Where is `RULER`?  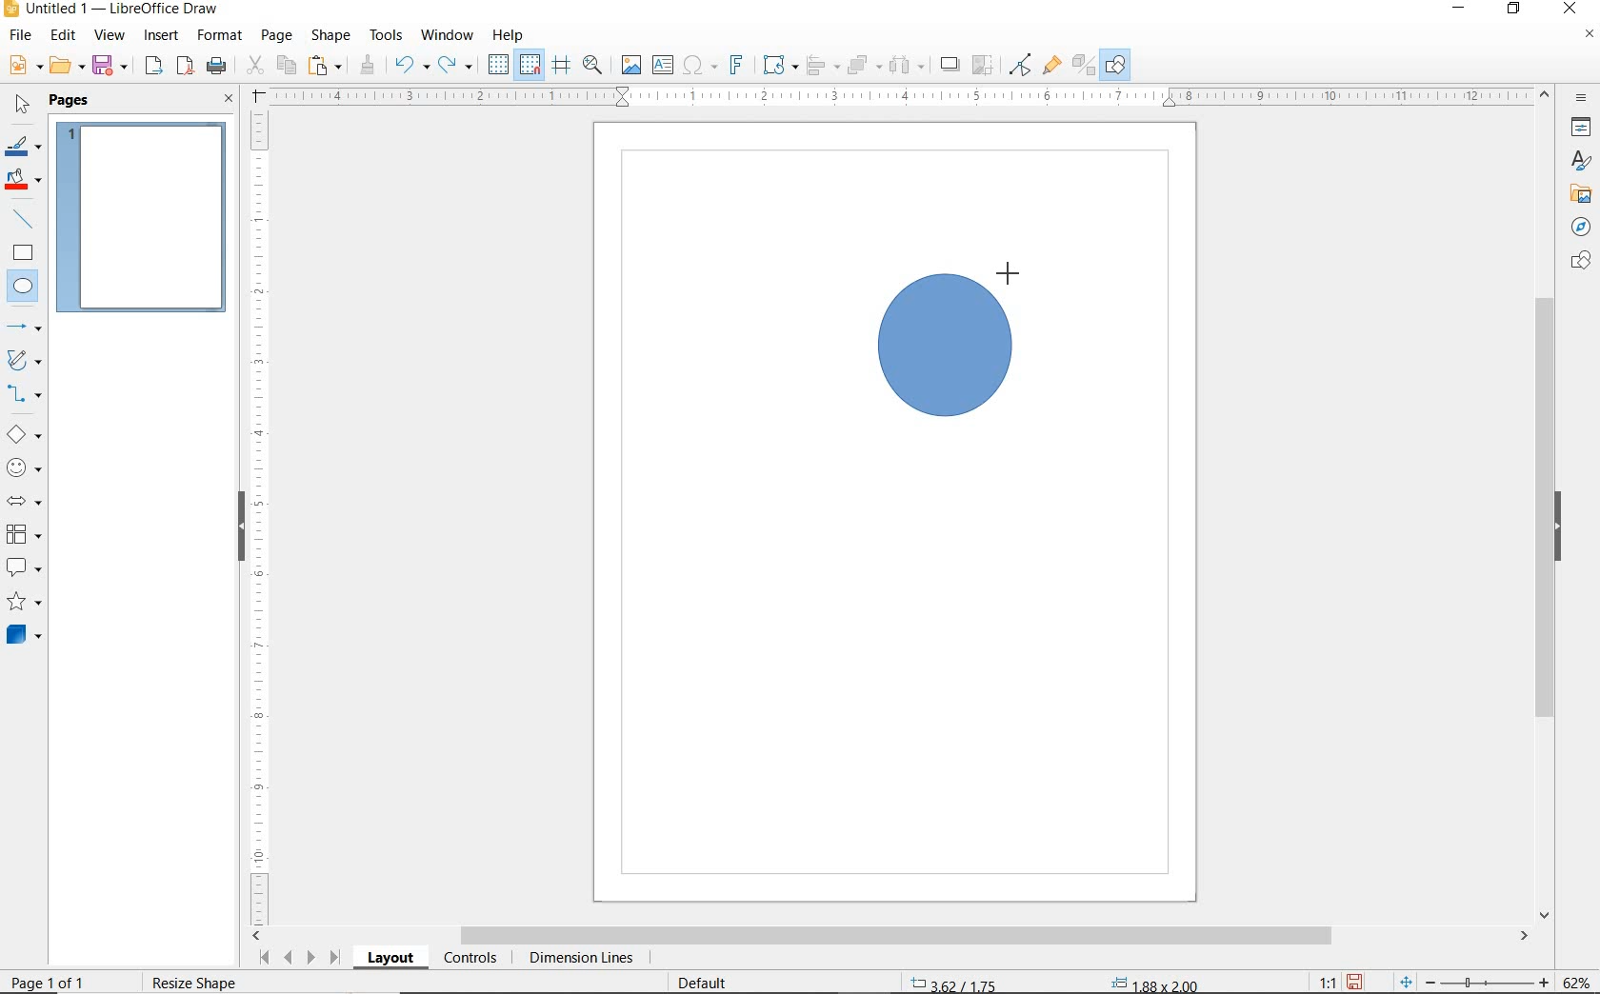
RULER is located at coordinates (261, 515).